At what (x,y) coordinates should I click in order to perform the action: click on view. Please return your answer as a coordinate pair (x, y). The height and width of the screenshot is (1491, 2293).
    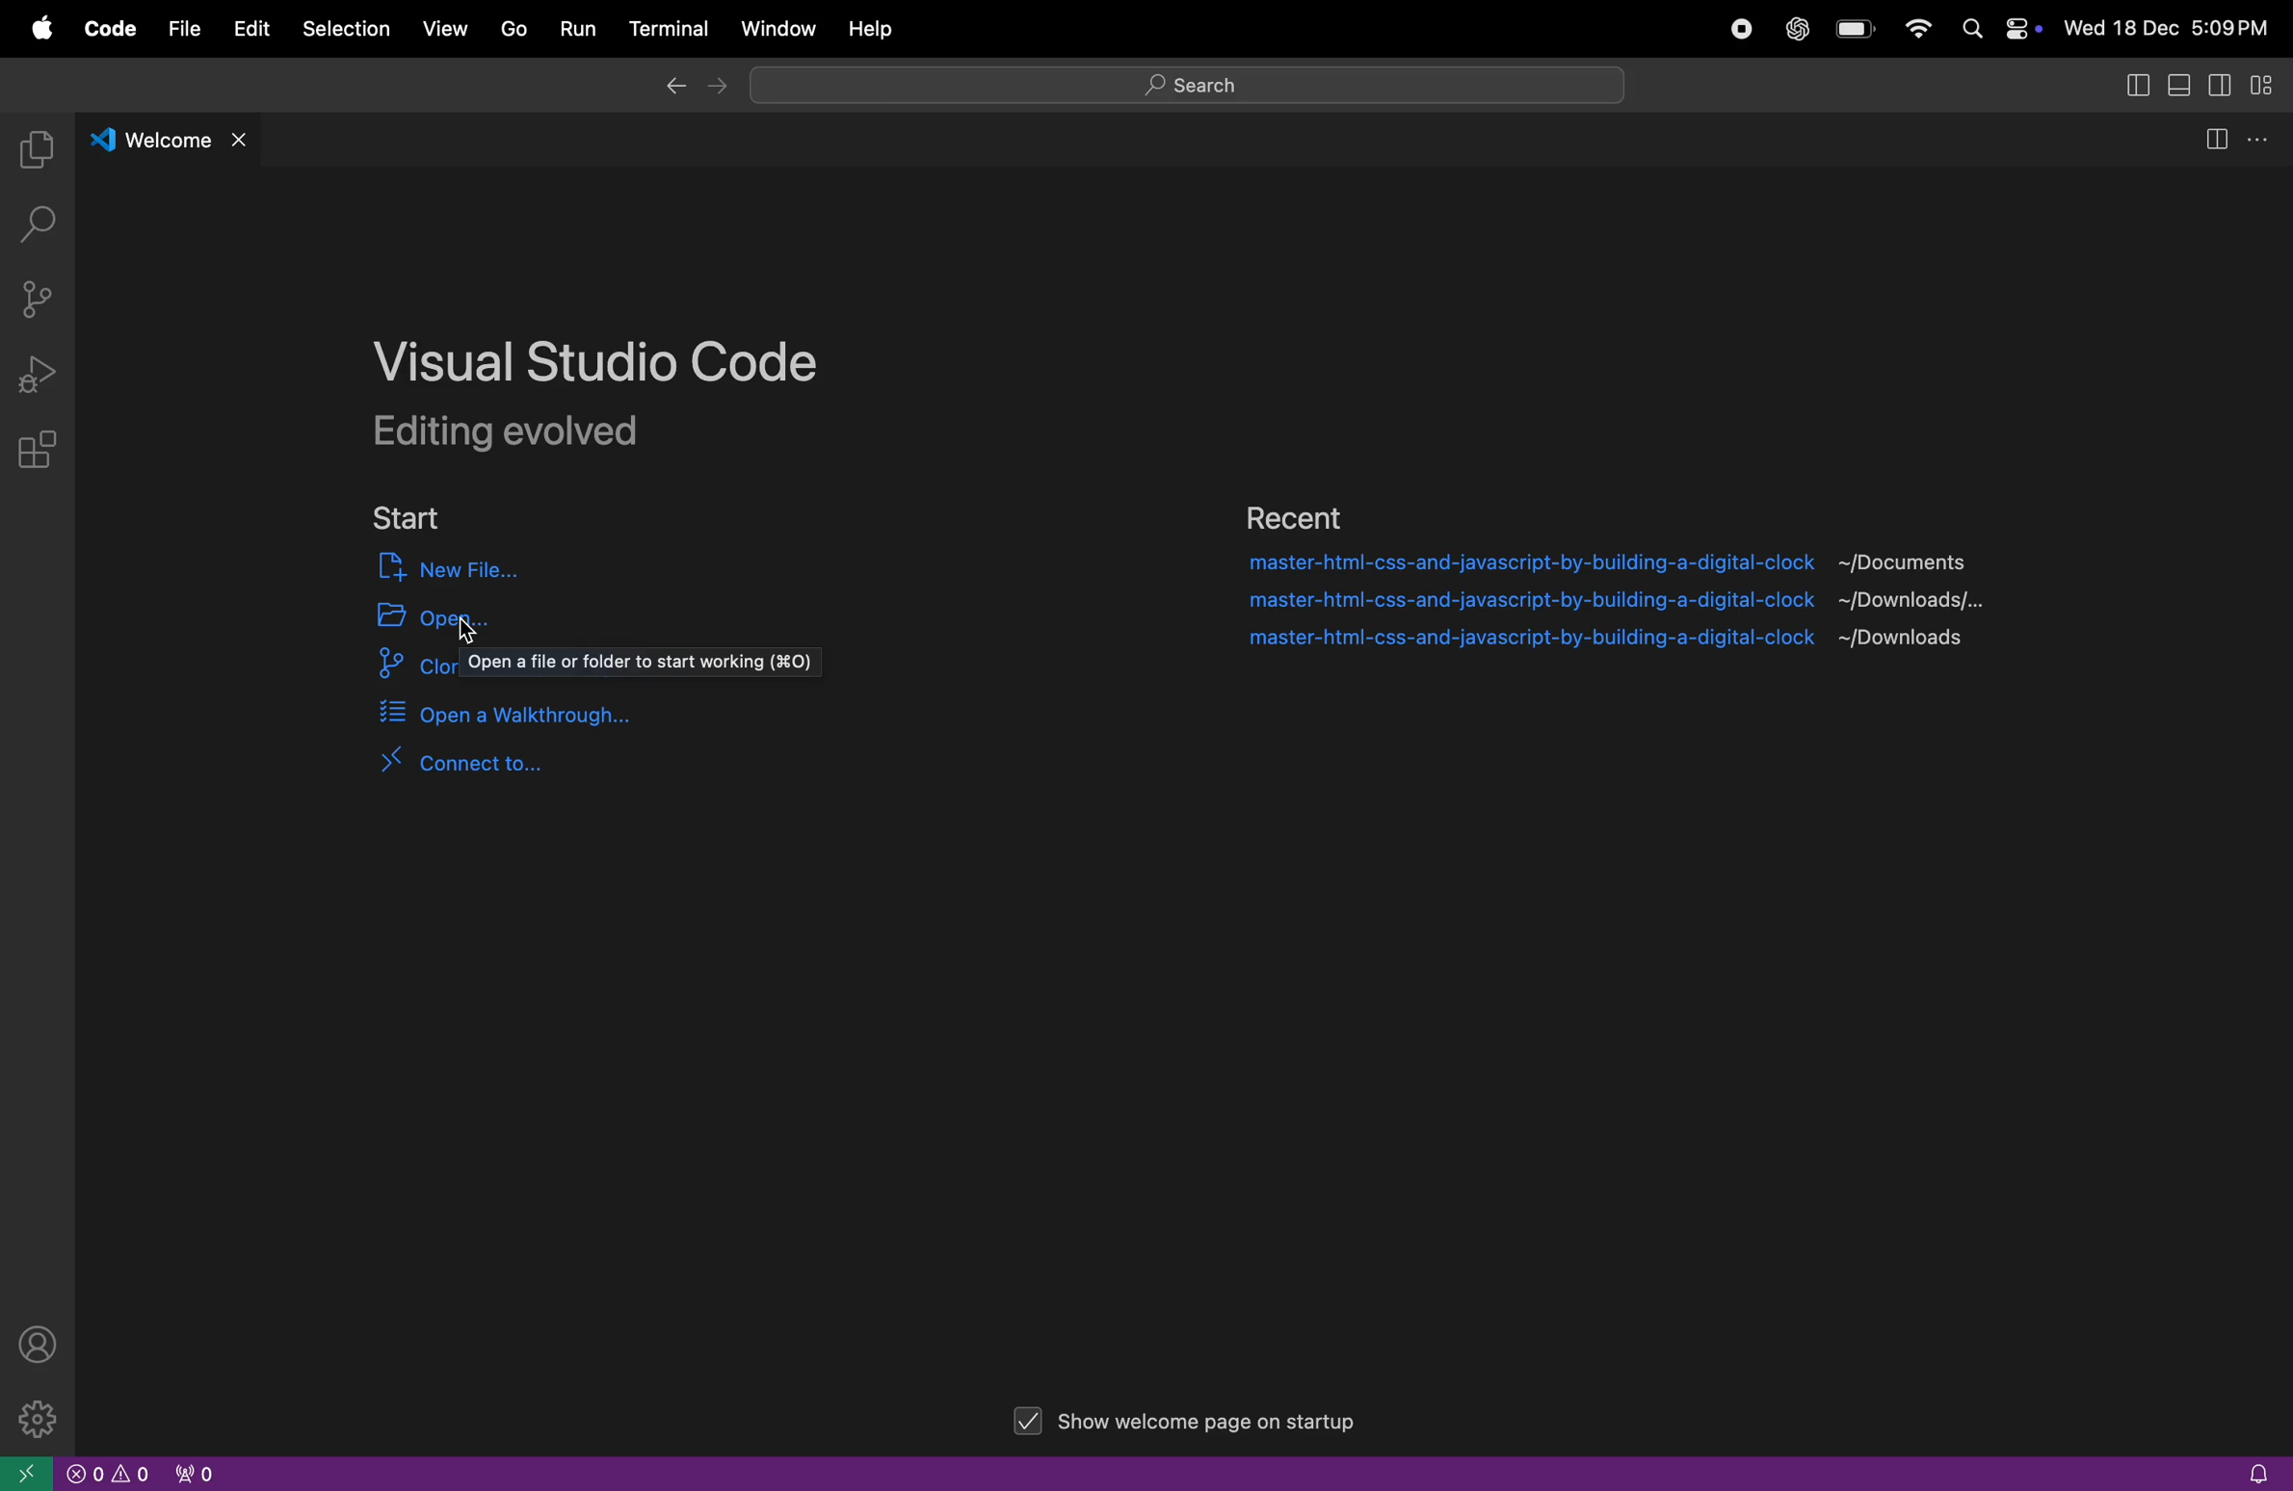
    Looking at the image, I should click on (446, 26).